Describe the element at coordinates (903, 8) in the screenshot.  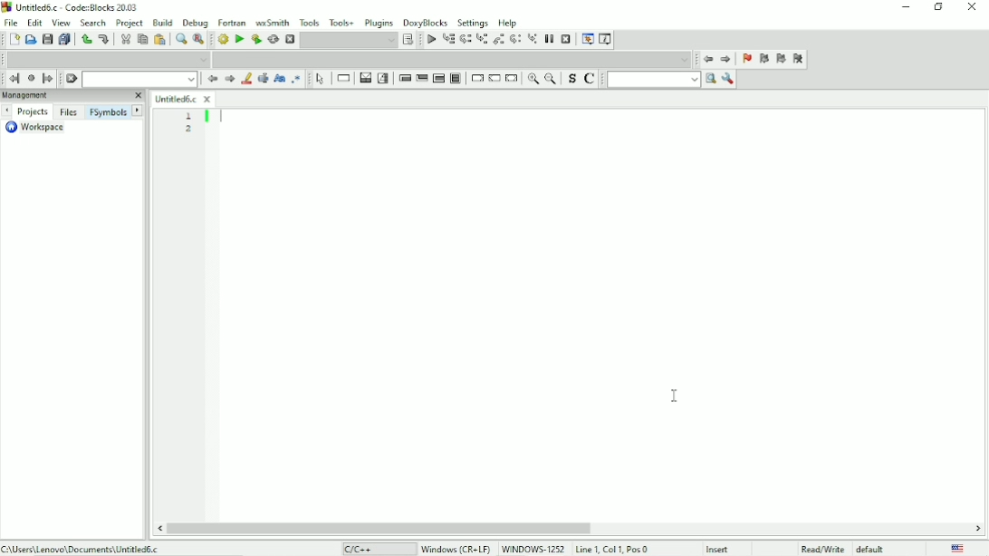
I see `Minimize` at that location.